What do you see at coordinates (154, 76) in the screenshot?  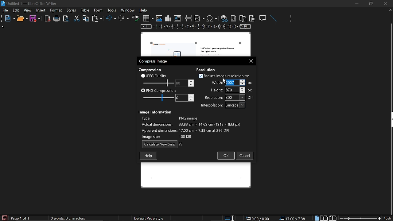 I see `jpeg quality` at bounding box center [154, 76].